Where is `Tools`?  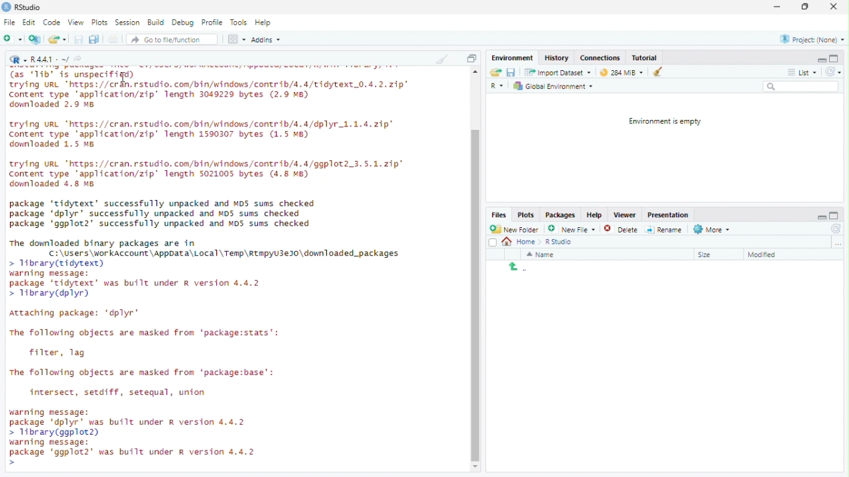 Tools is located at coordinates (239, 23).